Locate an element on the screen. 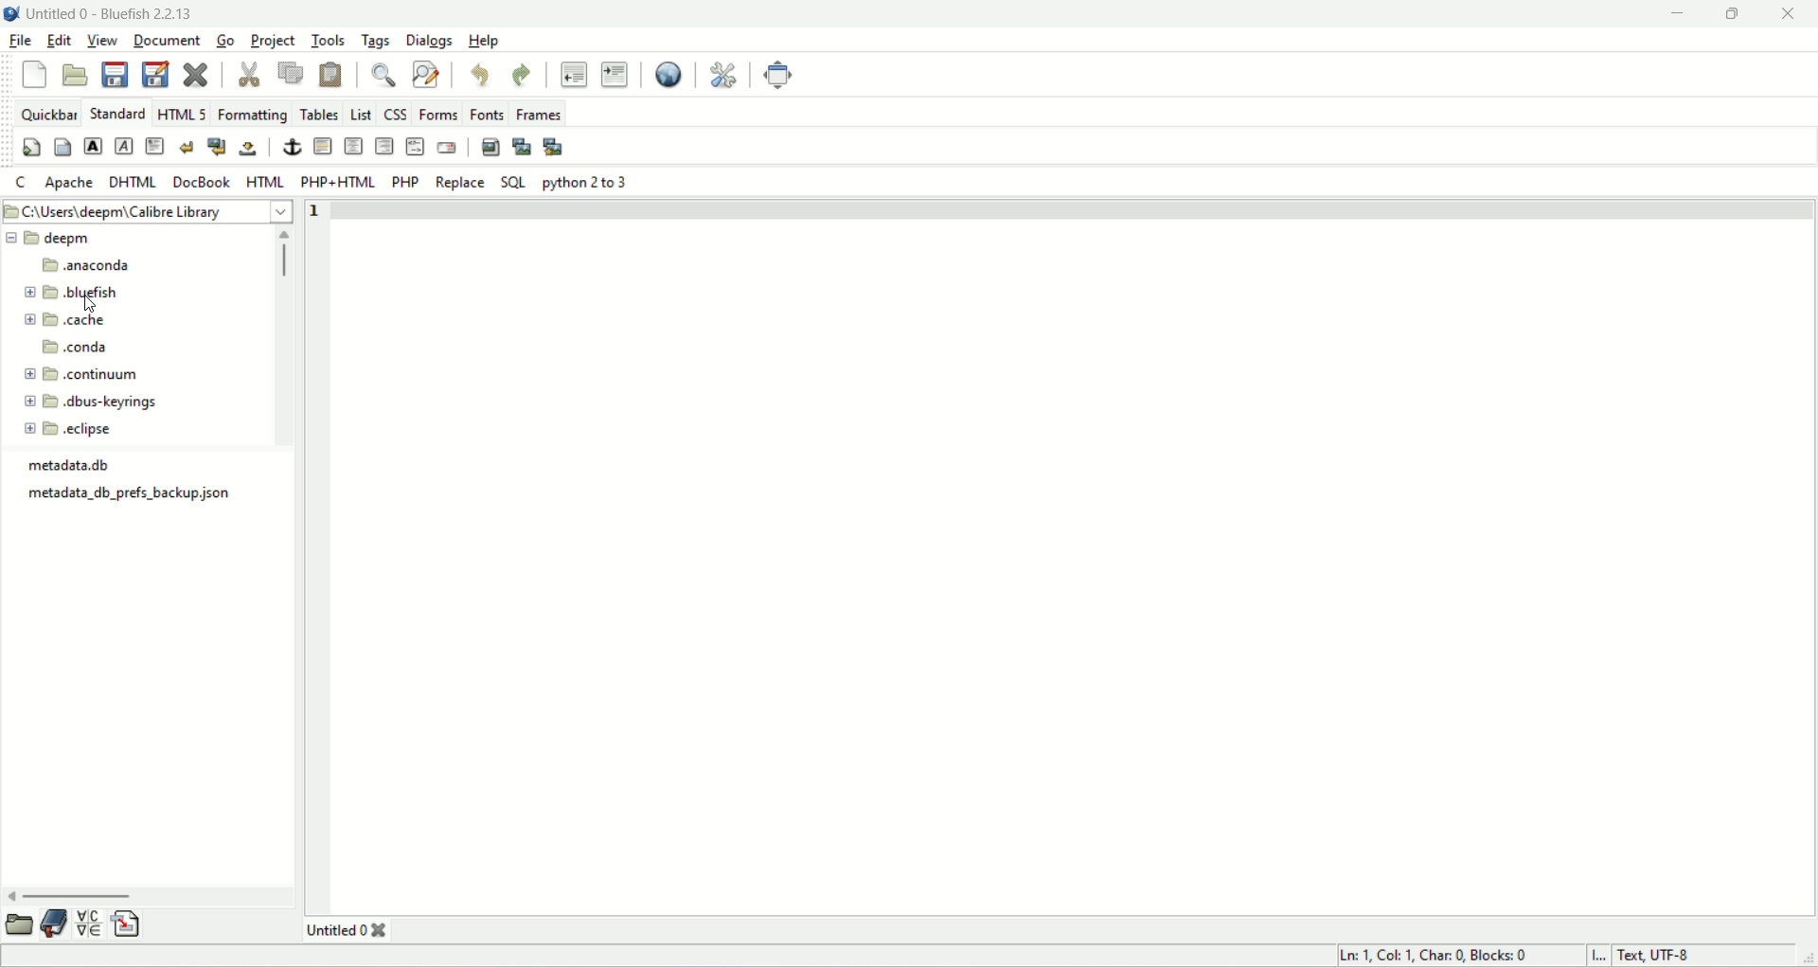 The width and height of the screenshot is (1818, 968). cut is located at coordinates (247, 72).